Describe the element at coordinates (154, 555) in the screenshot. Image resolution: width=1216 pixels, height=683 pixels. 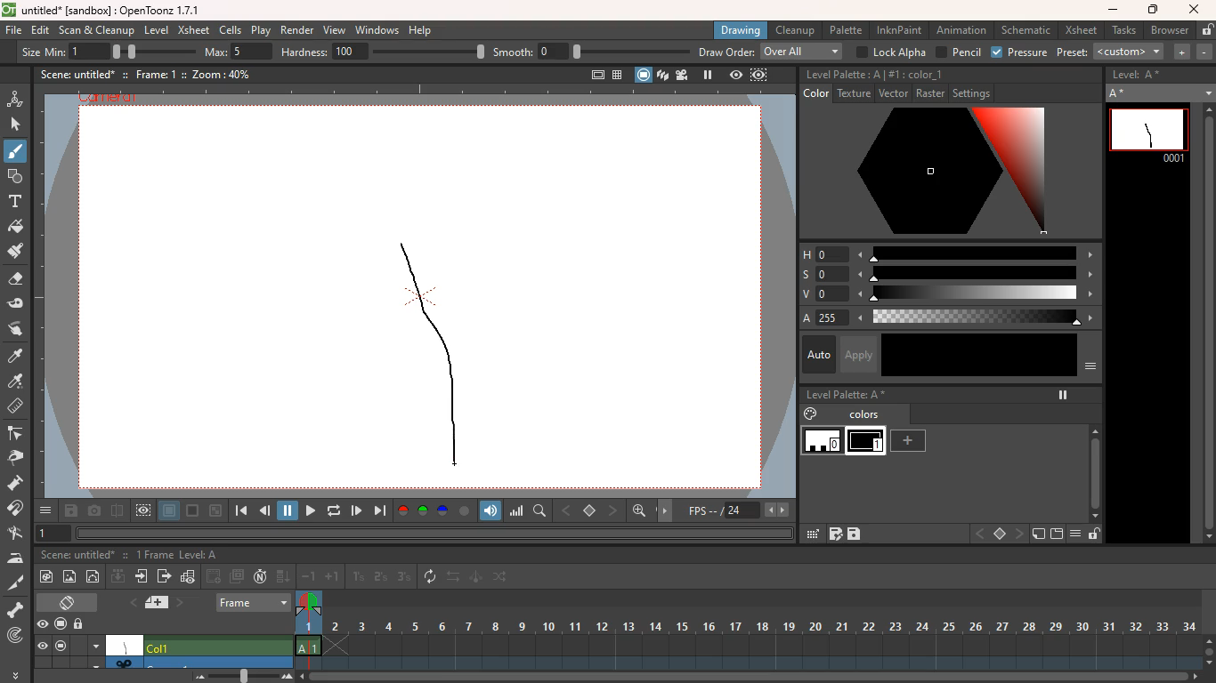
I see `0 Frames` at that location.